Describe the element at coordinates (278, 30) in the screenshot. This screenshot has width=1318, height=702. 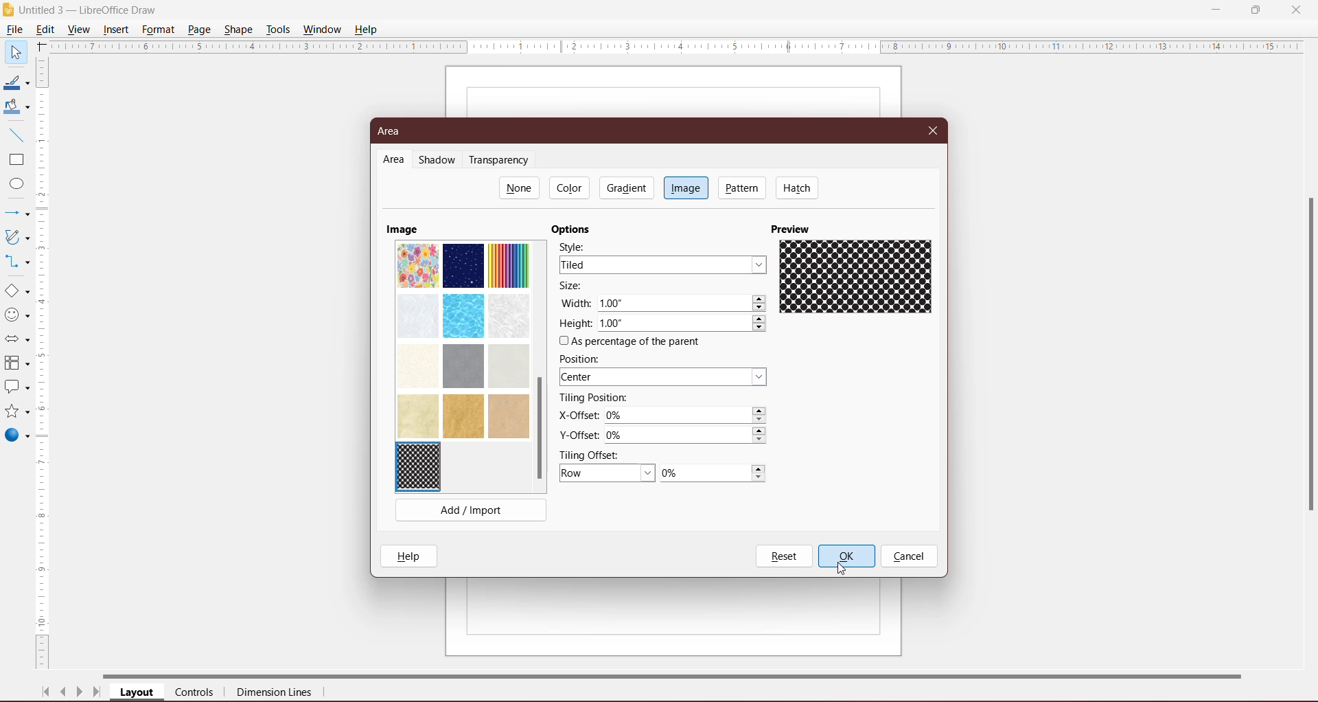
I see `Tools` at that location.